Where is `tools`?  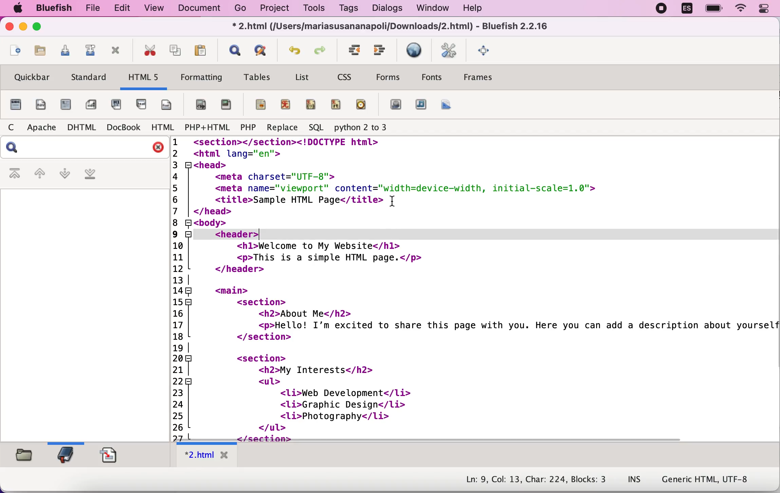 tools is located at coordinates (316, 8).